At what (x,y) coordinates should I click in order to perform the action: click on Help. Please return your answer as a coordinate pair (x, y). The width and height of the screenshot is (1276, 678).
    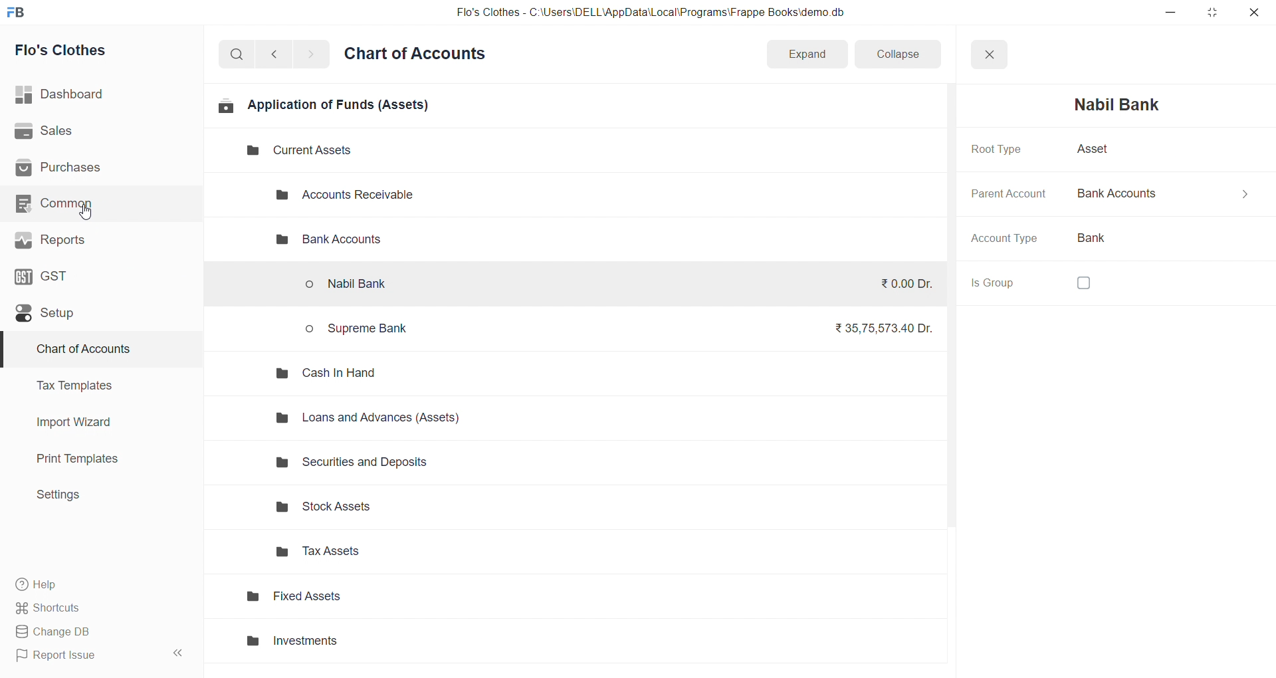
    Looking at the image, I should click on (96, 584).